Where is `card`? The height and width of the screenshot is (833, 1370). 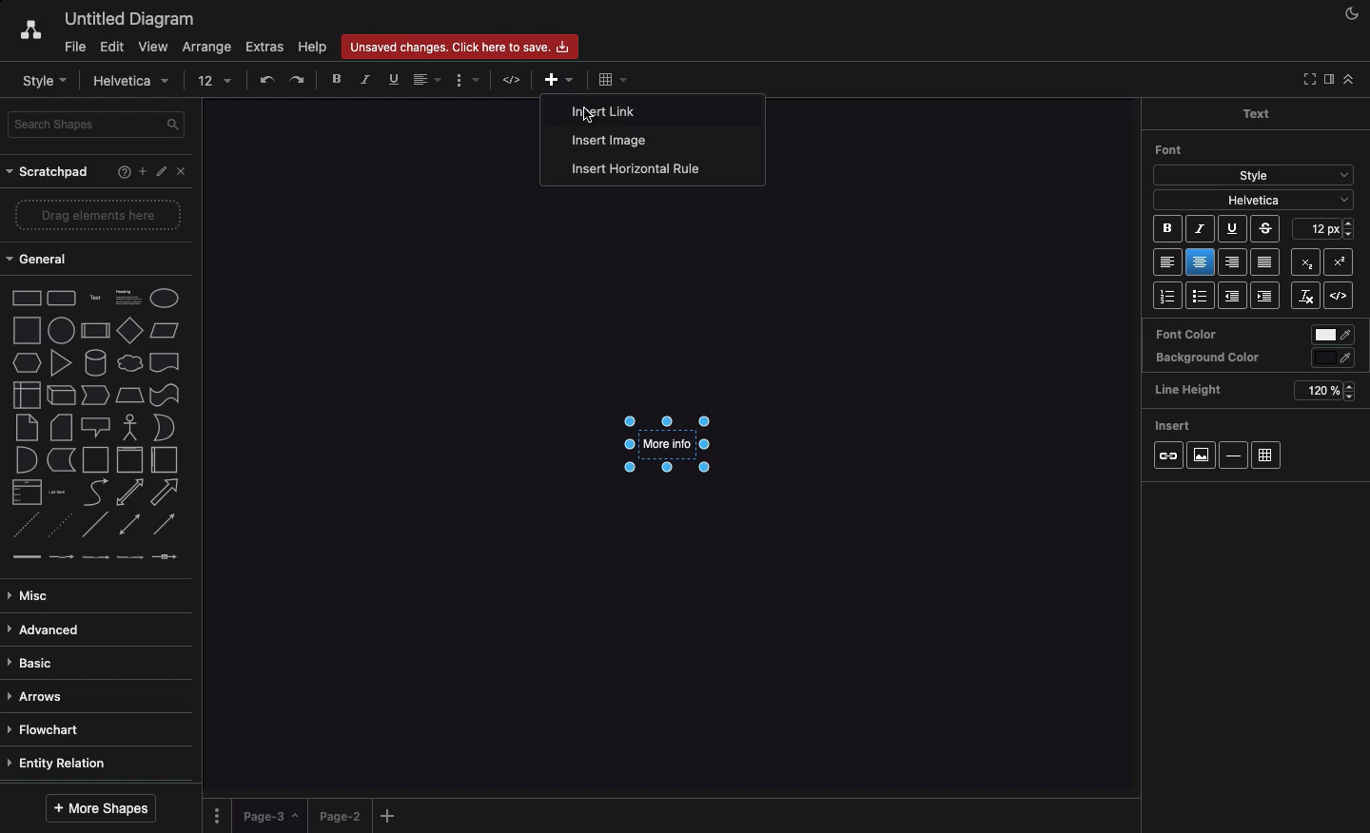 card is located at coordinates (62, 426).